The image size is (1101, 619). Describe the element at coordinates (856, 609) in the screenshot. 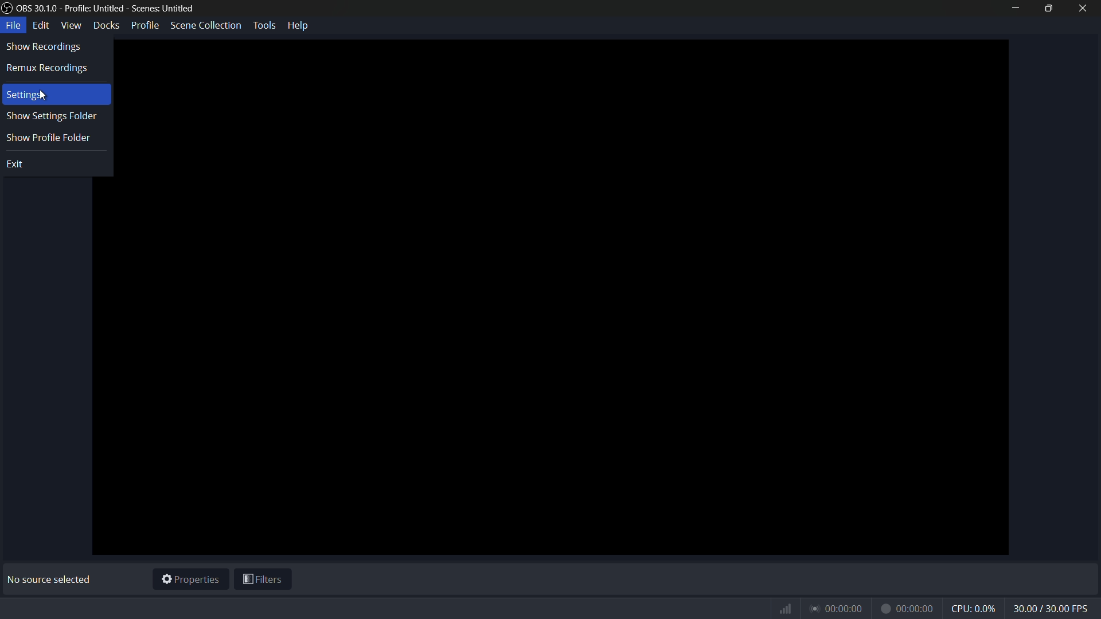

I see `timer` at that location.